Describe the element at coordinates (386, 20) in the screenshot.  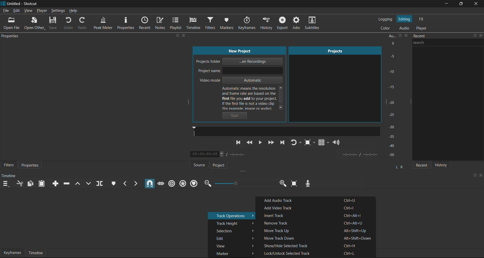
I see `Logging` at that location.